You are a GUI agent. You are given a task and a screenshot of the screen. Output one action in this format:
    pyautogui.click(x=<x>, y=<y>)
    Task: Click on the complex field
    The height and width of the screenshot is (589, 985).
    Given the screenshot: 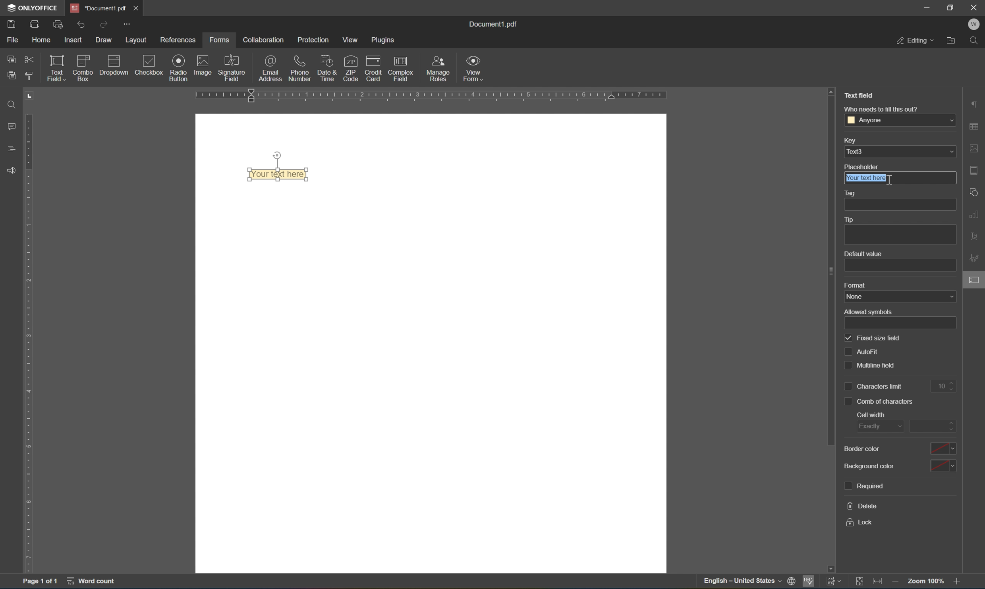 What is the action you would take?
    pyautogui.click(x=405, y=69)
    